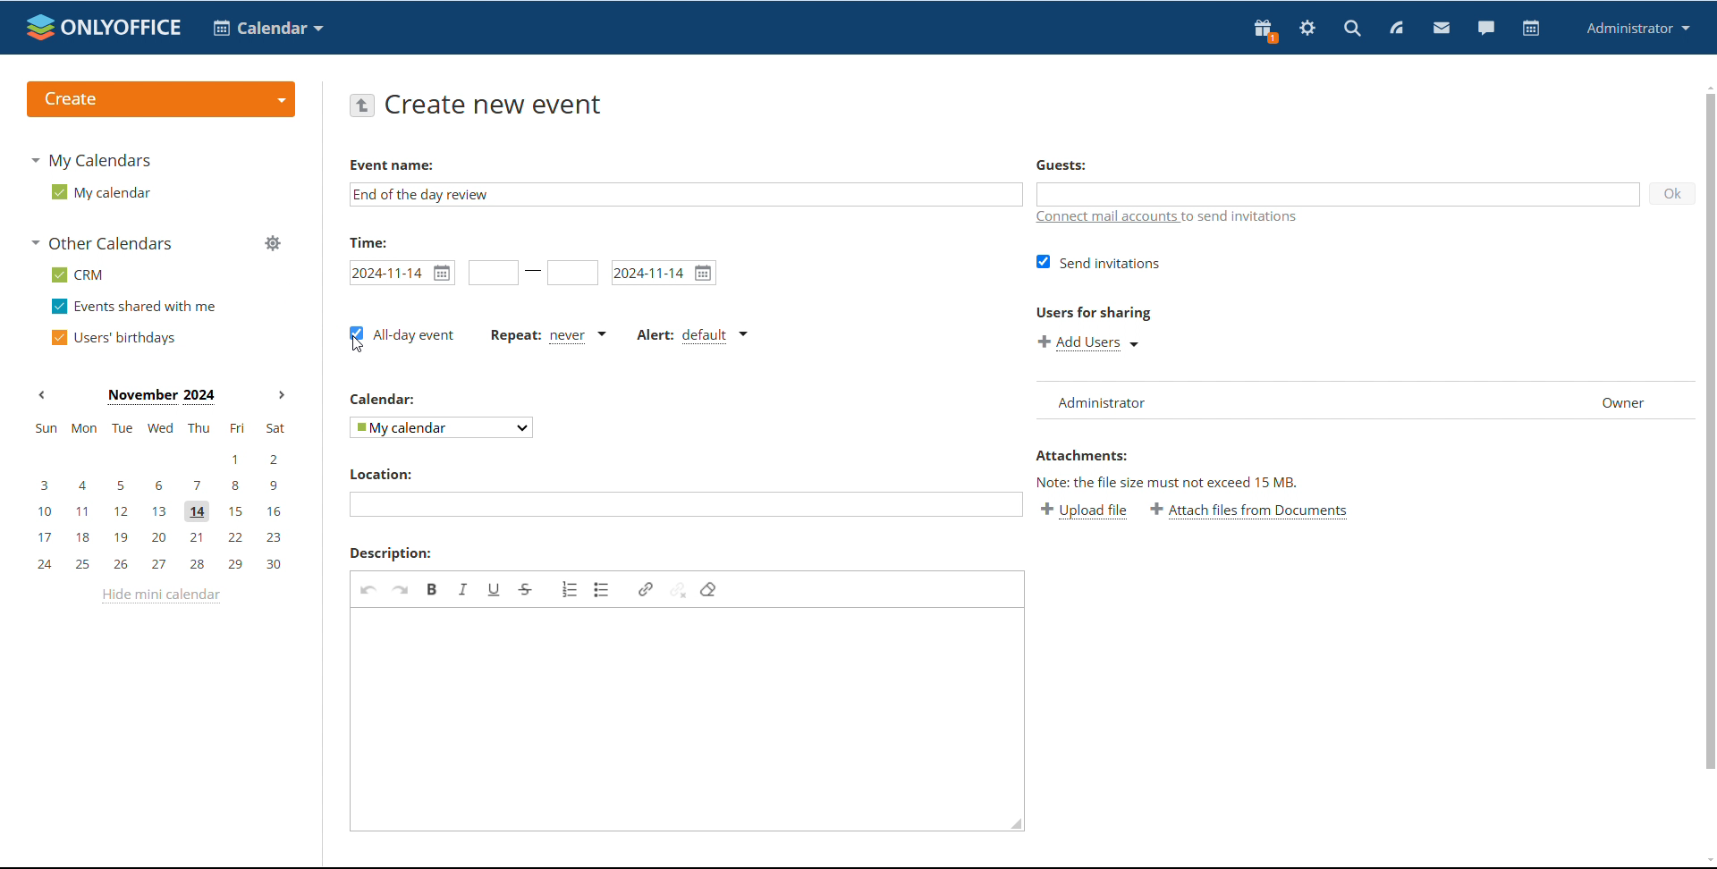  Describe the element at coordinates (41, 393) in the screenshot. I see `previous month` at that location.